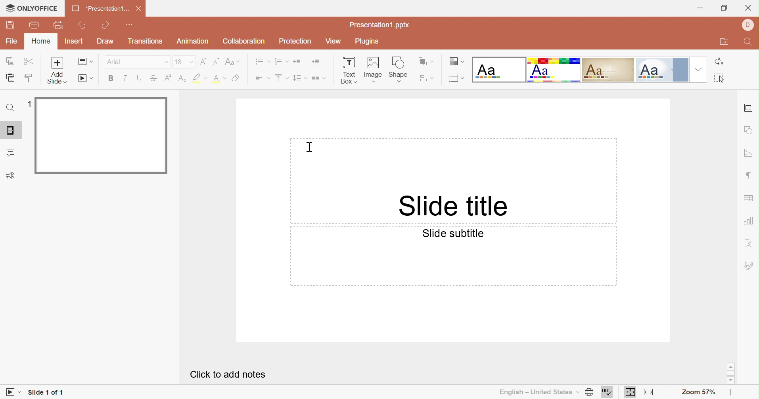 The width and height of the screenshot is (759, 399). Describe the element at coordinates (30, 62) in the screenshot. I see `Cut` at that location.